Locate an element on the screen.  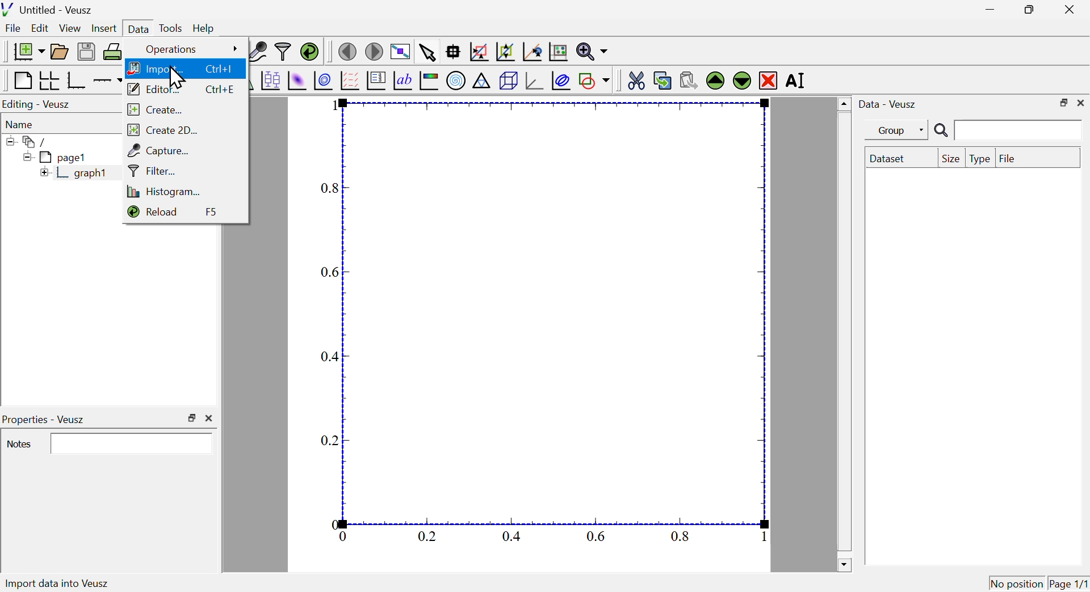
0.2 is located at coordinates (330, 442).